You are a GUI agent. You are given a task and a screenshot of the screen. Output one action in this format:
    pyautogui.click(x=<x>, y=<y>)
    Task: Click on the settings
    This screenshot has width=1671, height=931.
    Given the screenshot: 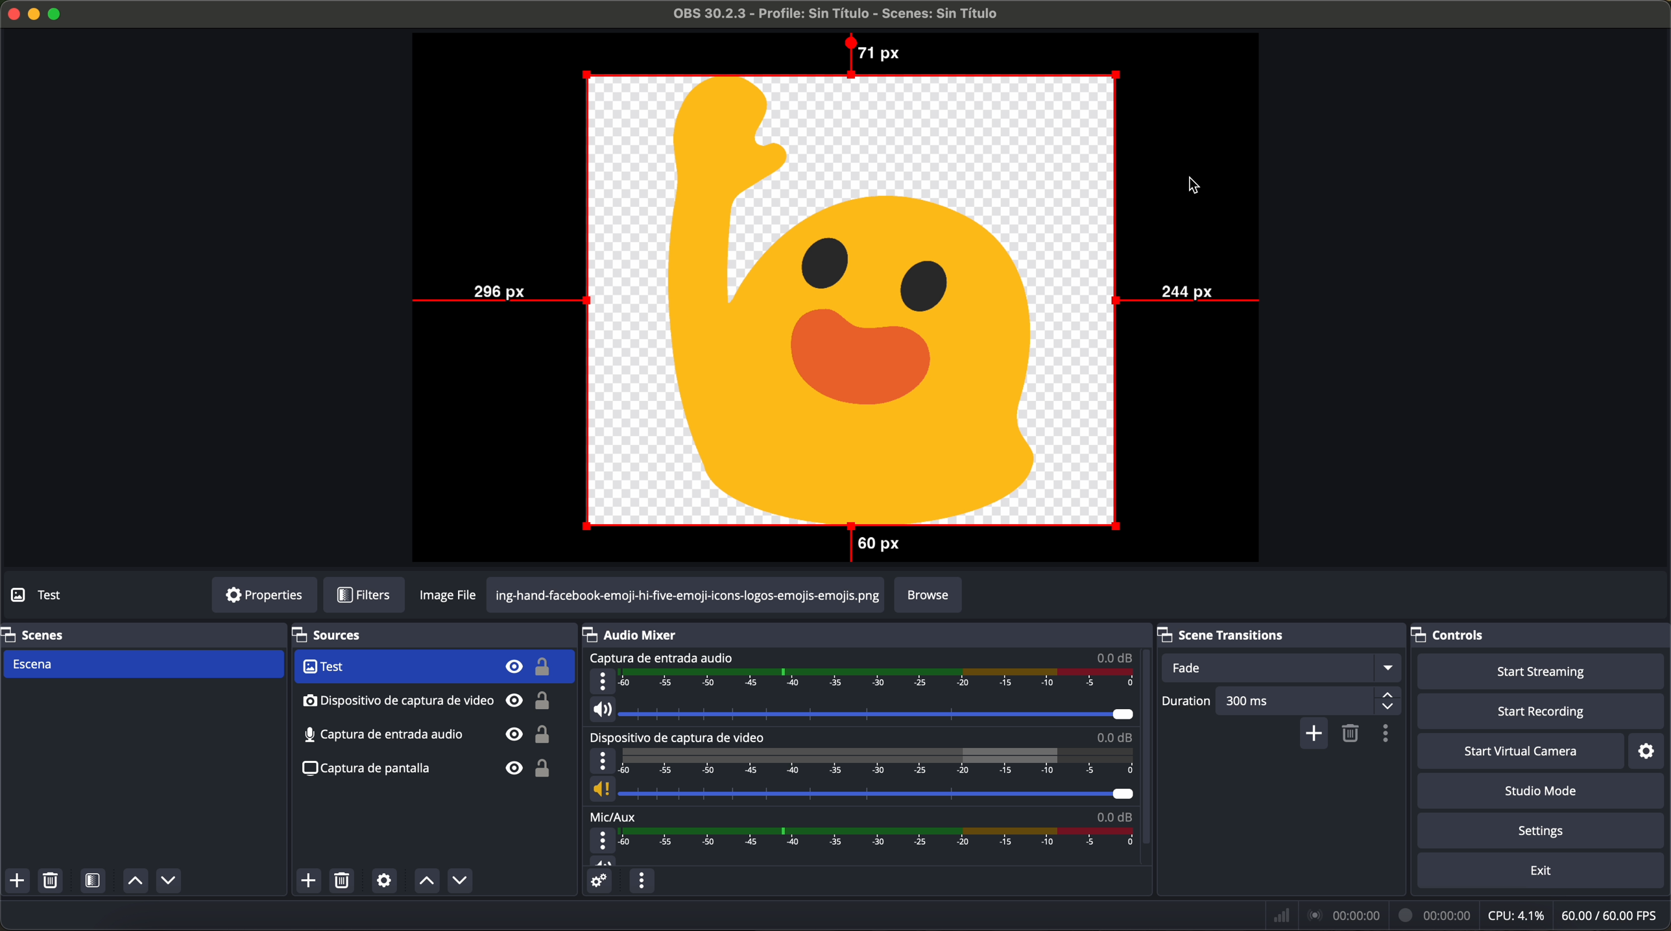 What is the action you would take?
    pyautogui.click(x=1652, y=750)
    